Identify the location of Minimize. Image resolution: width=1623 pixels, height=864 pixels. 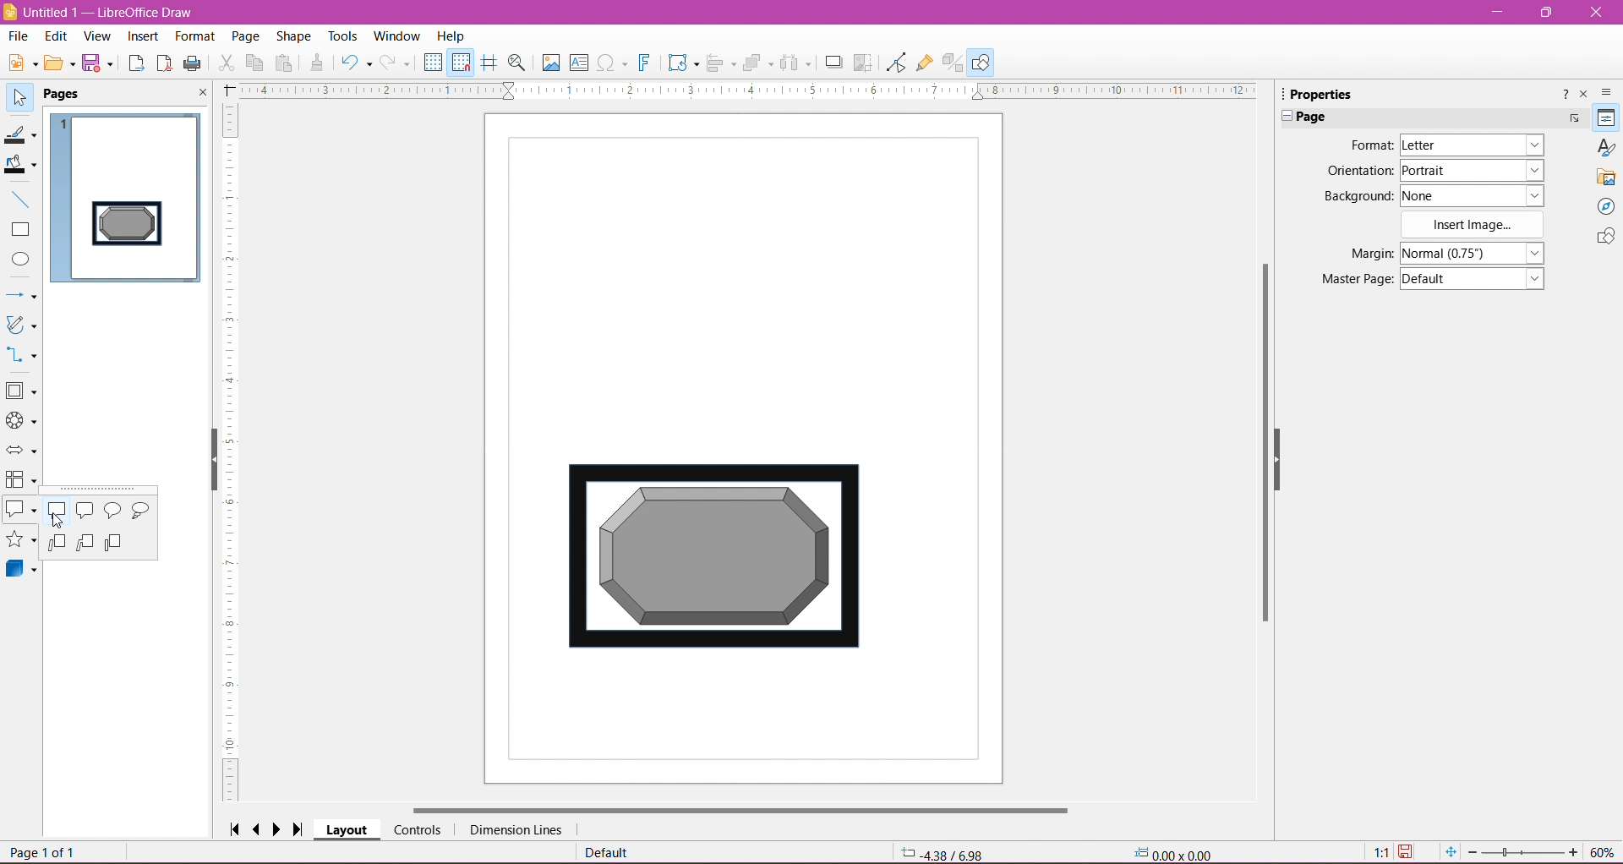
(1499, 11).